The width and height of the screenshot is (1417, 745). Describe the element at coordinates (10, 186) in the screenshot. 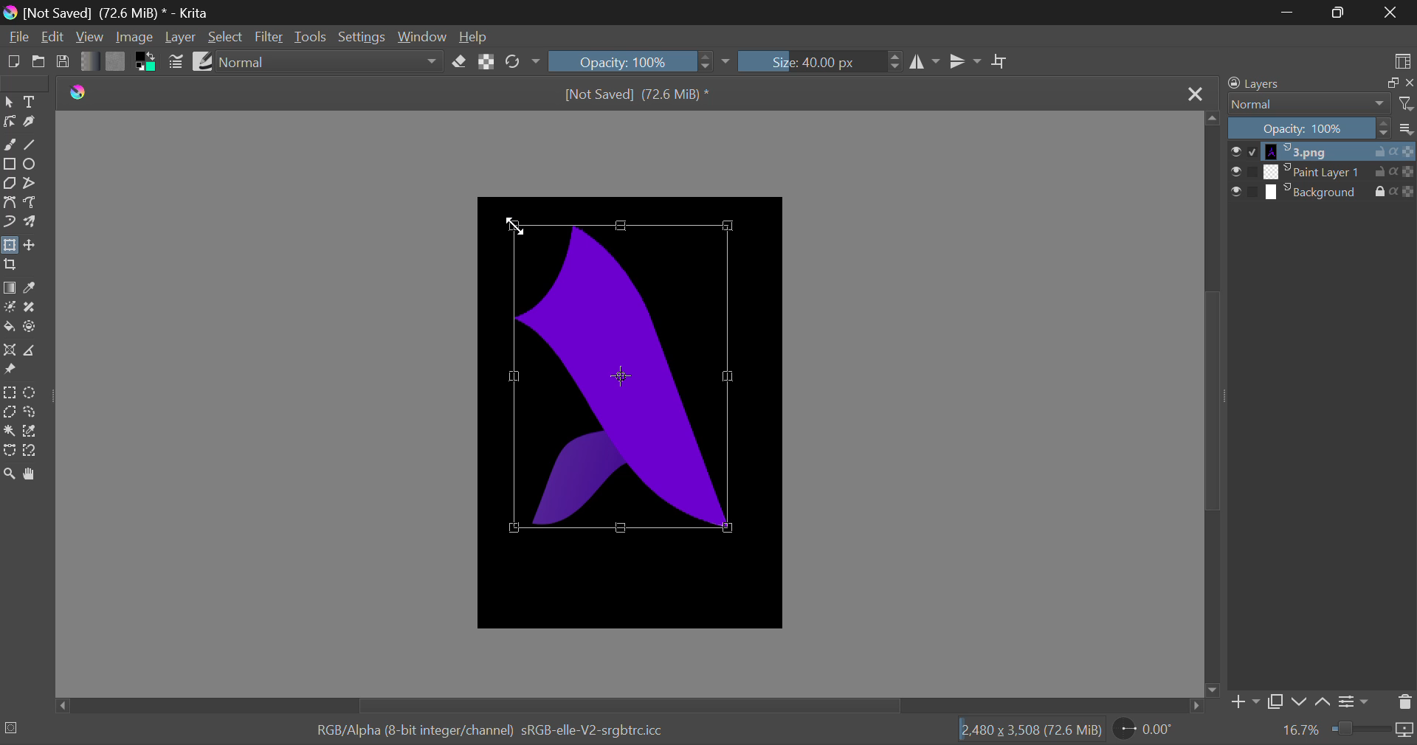

I see `Polygon` at that location.